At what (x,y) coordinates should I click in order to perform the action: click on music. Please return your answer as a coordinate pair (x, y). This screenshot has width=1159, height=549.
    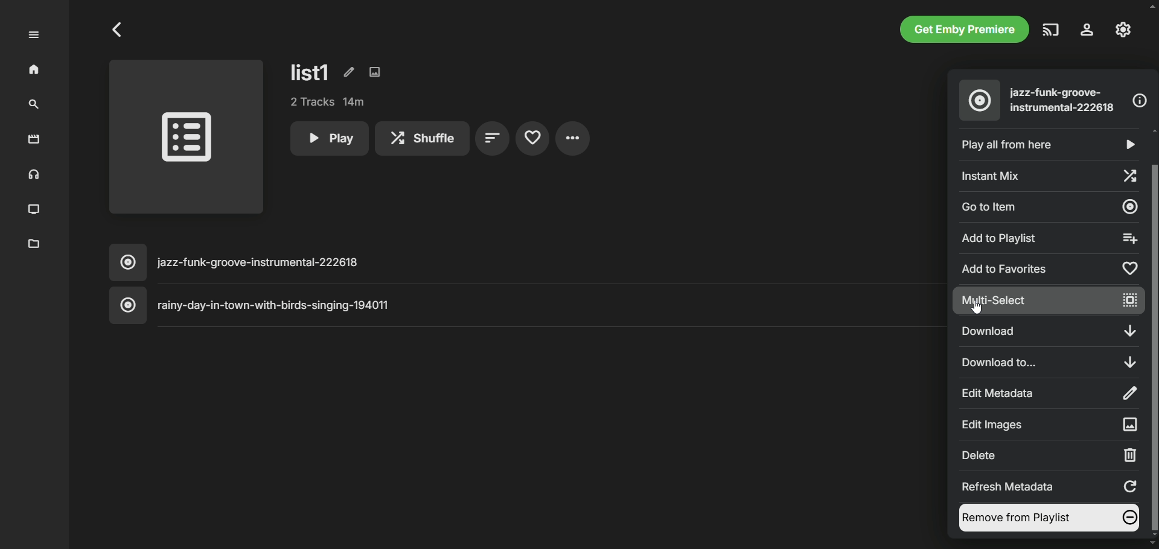
    Looking at the image, I should click on (32, 176).